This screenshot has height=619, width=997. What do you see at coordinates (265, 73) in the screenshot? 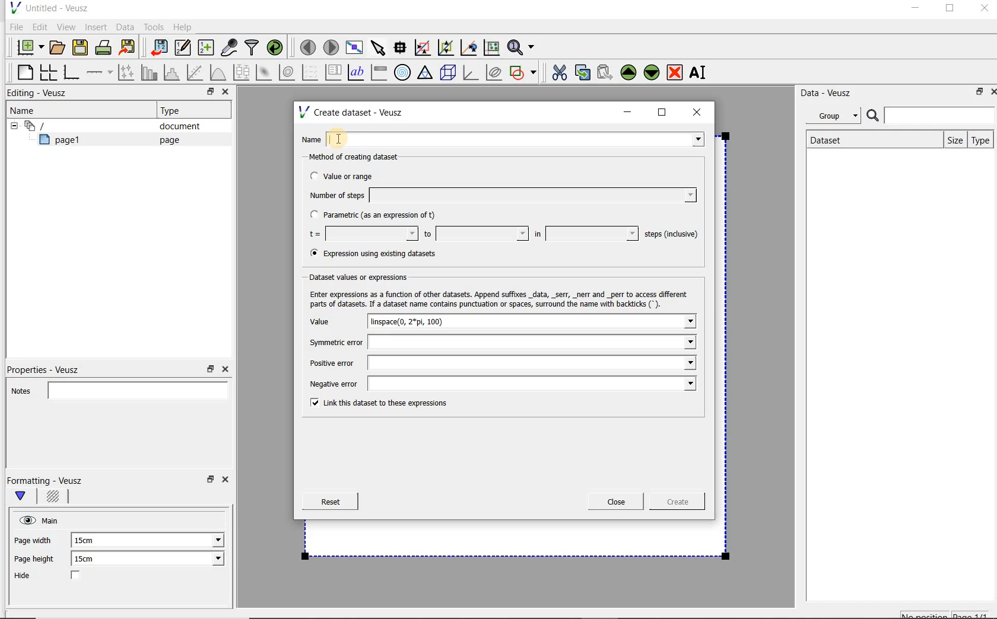
I see `plot a 2d dataset as an image` at bounding box center [265, 73].